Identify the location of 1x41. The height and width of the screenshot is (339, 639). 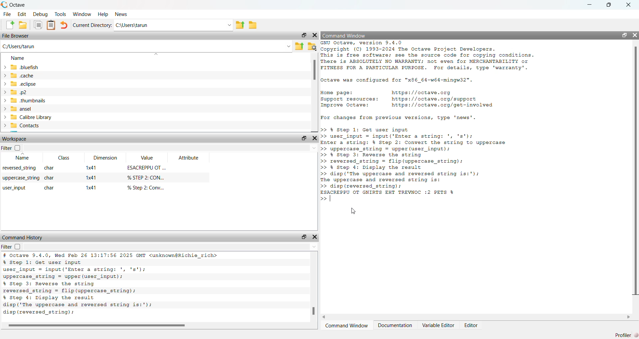
(92, 177).